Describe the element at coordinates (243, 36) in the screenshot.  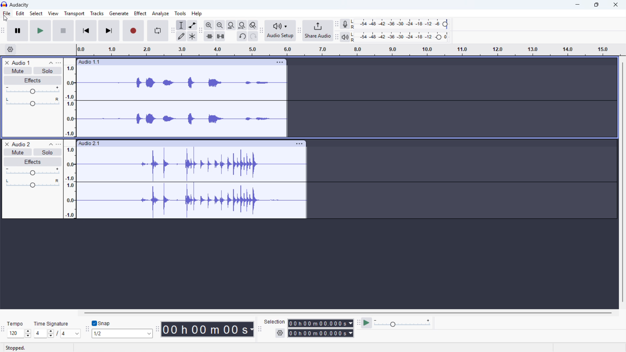
I see `Undo ` at that location.